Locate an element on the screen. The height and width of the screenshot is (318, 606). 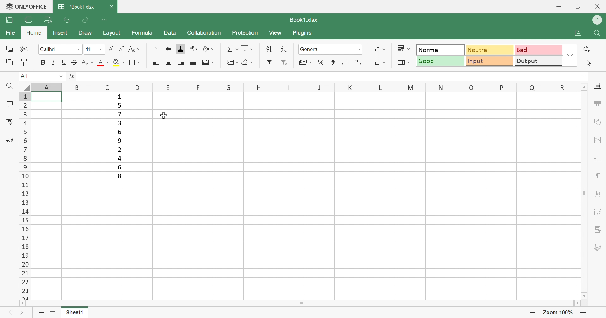
Draw is located at coordinates (86, 33).